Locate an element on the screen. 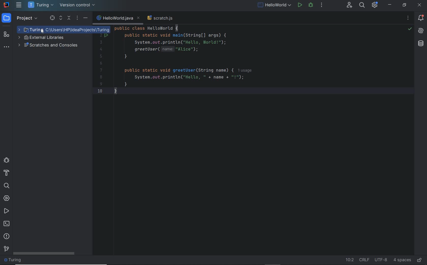  terminal is located at coordinates (7, 224).